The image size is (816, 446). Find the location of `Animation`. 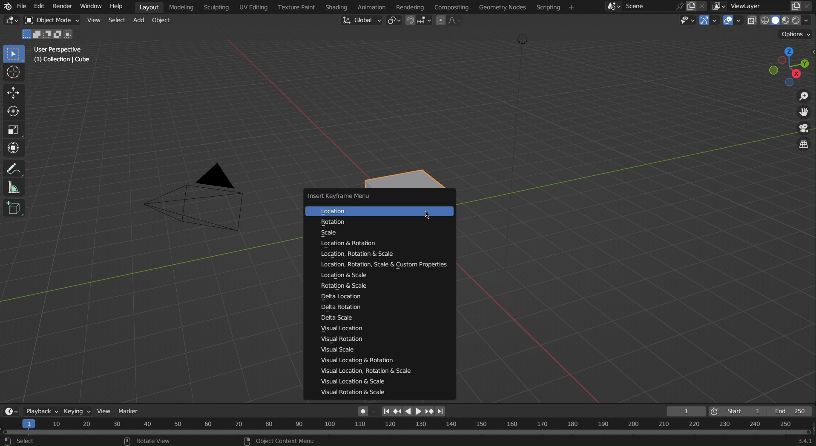

Animation is located at coordinates (373, 7).